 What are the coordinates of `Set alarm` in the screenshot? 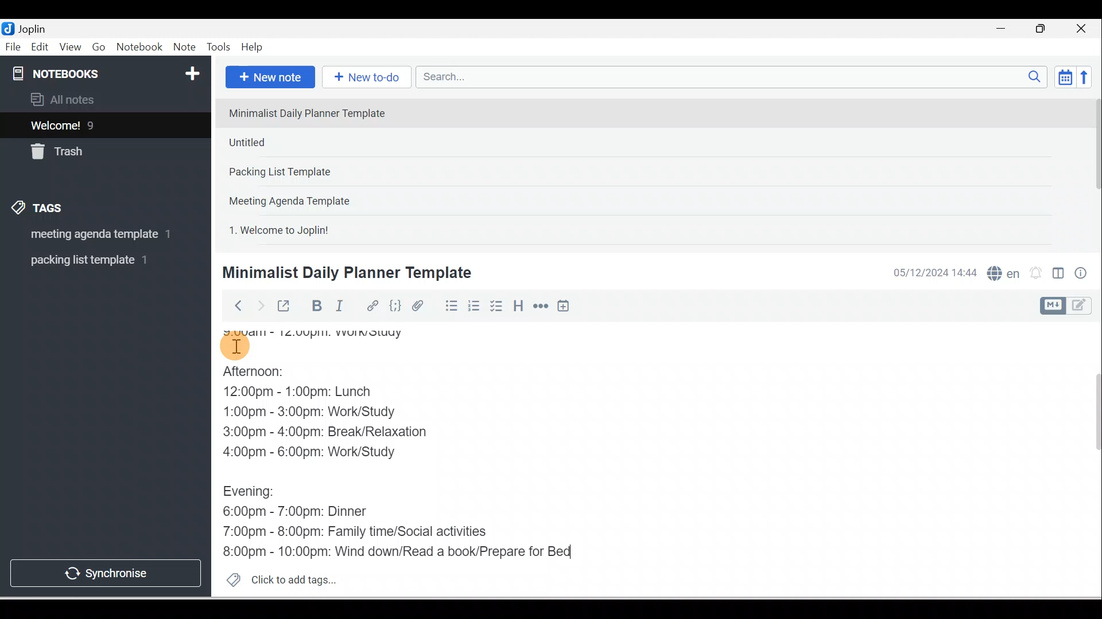 It's located at (1034, 273).